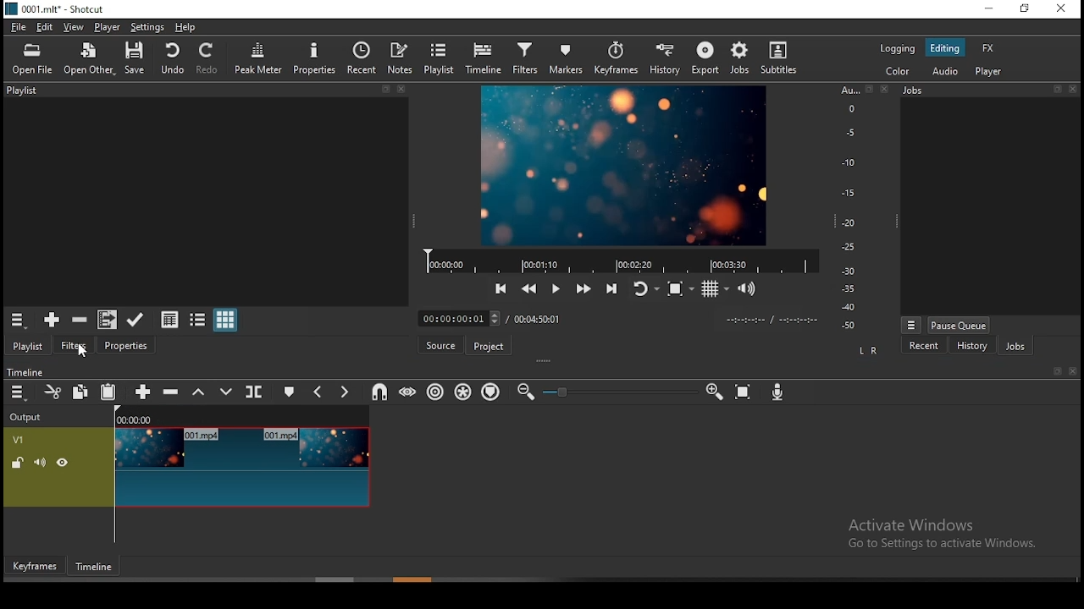 This screenshot has height=609, width=1084. Describe the element at coordinates (108, 392) in the screenshot. I see `paste` at that location.